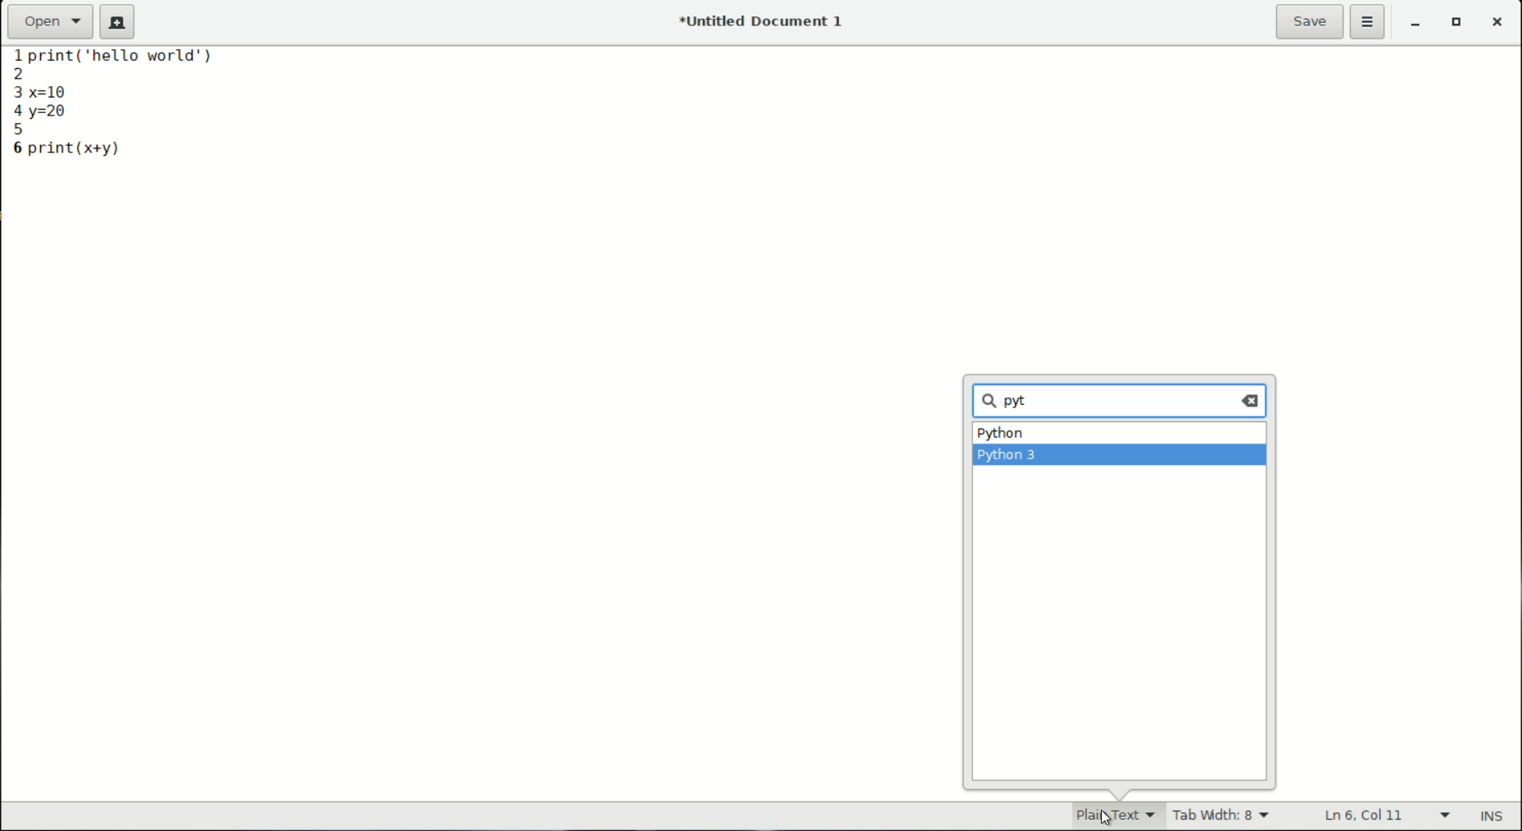  I want to click on pyt, so click(1009, 402).